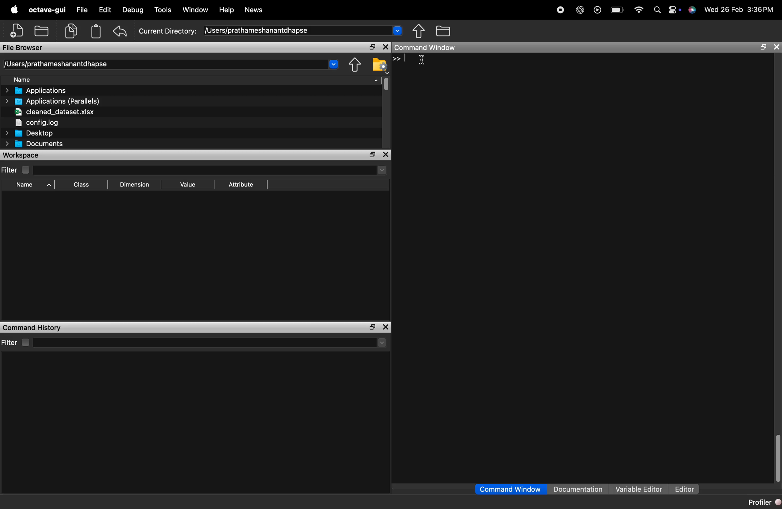  I want to click on 26 Feb, so click(731, 10).